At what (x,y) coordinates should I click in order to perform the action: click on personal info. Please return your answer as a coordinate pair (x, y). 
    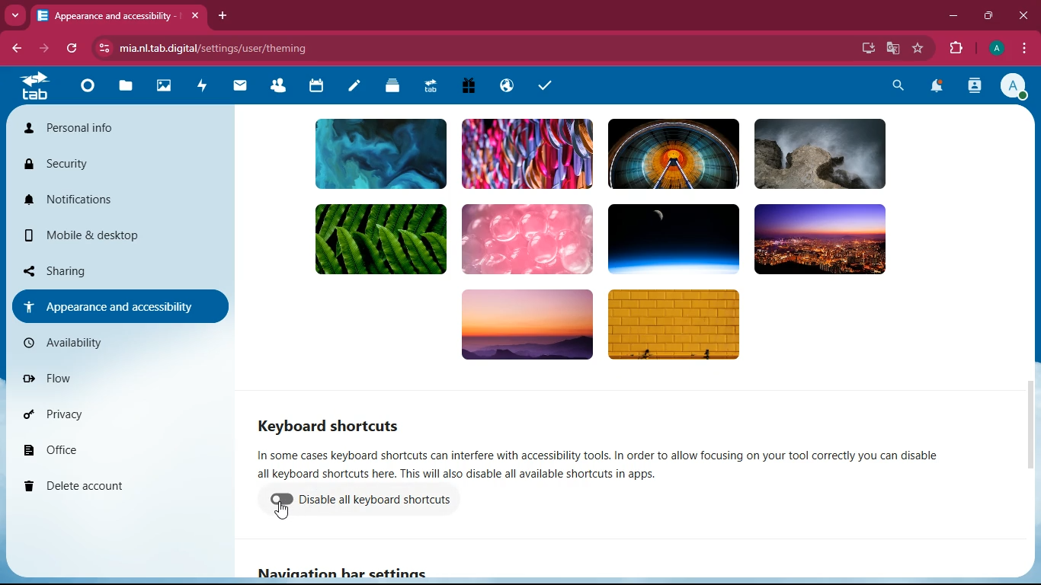
    Looking at the image, I should click on (98, 128).